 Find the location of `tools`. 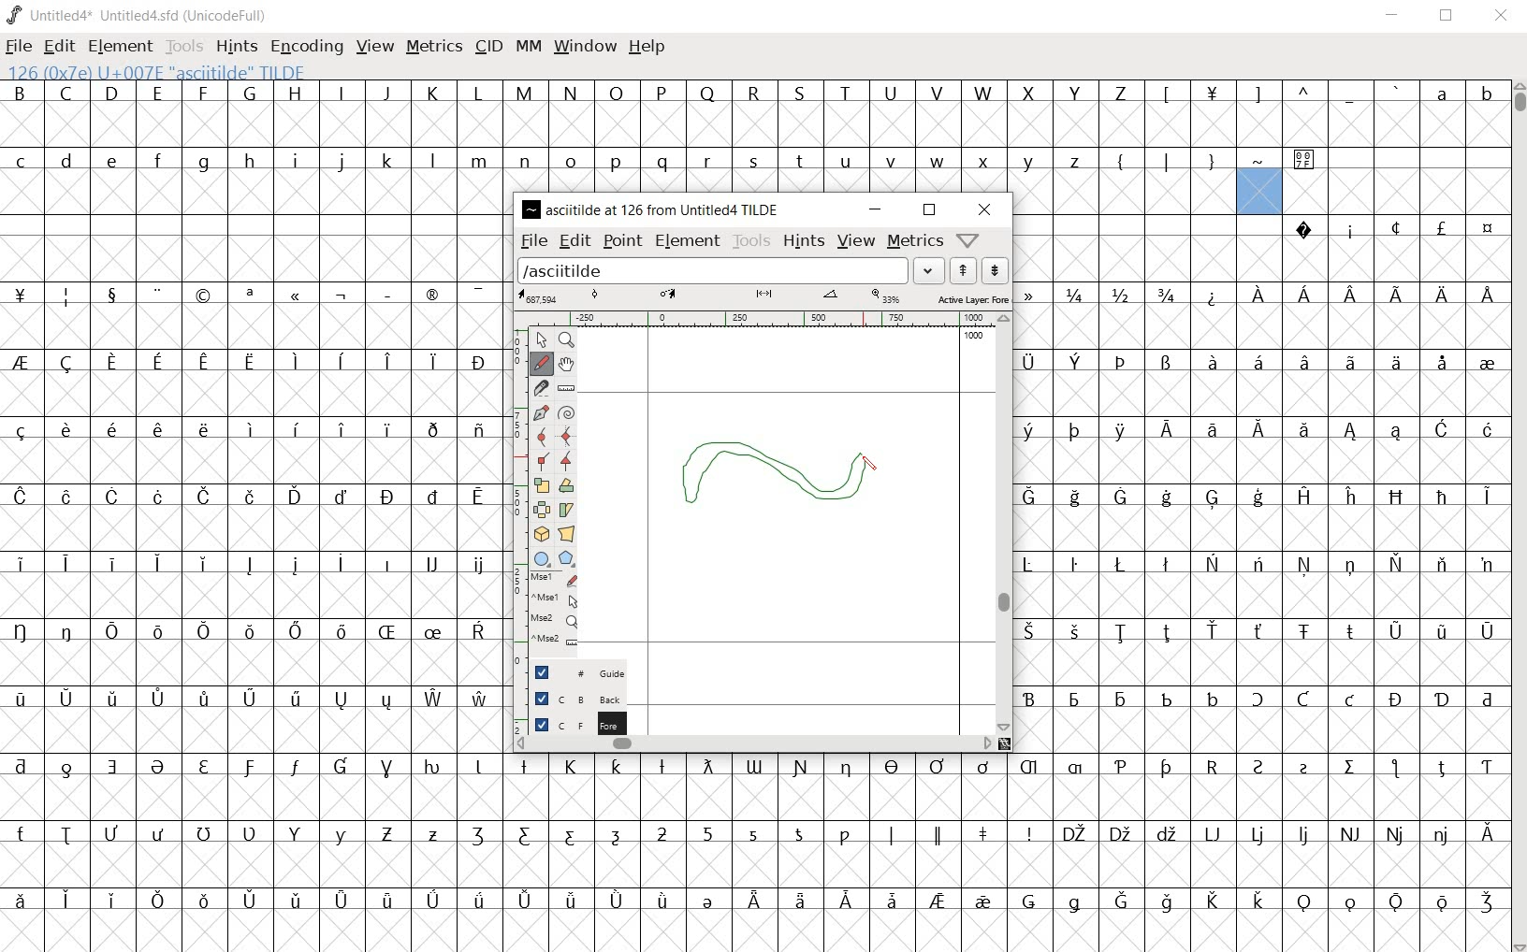

tools is located at coordinates (751, 242).